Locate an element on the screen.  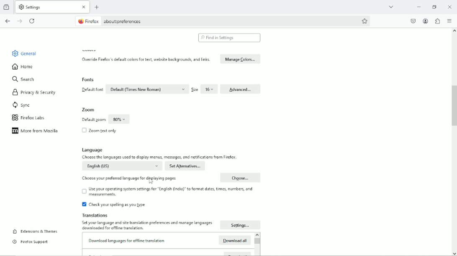
restore down is located at coordinates (435, 7).